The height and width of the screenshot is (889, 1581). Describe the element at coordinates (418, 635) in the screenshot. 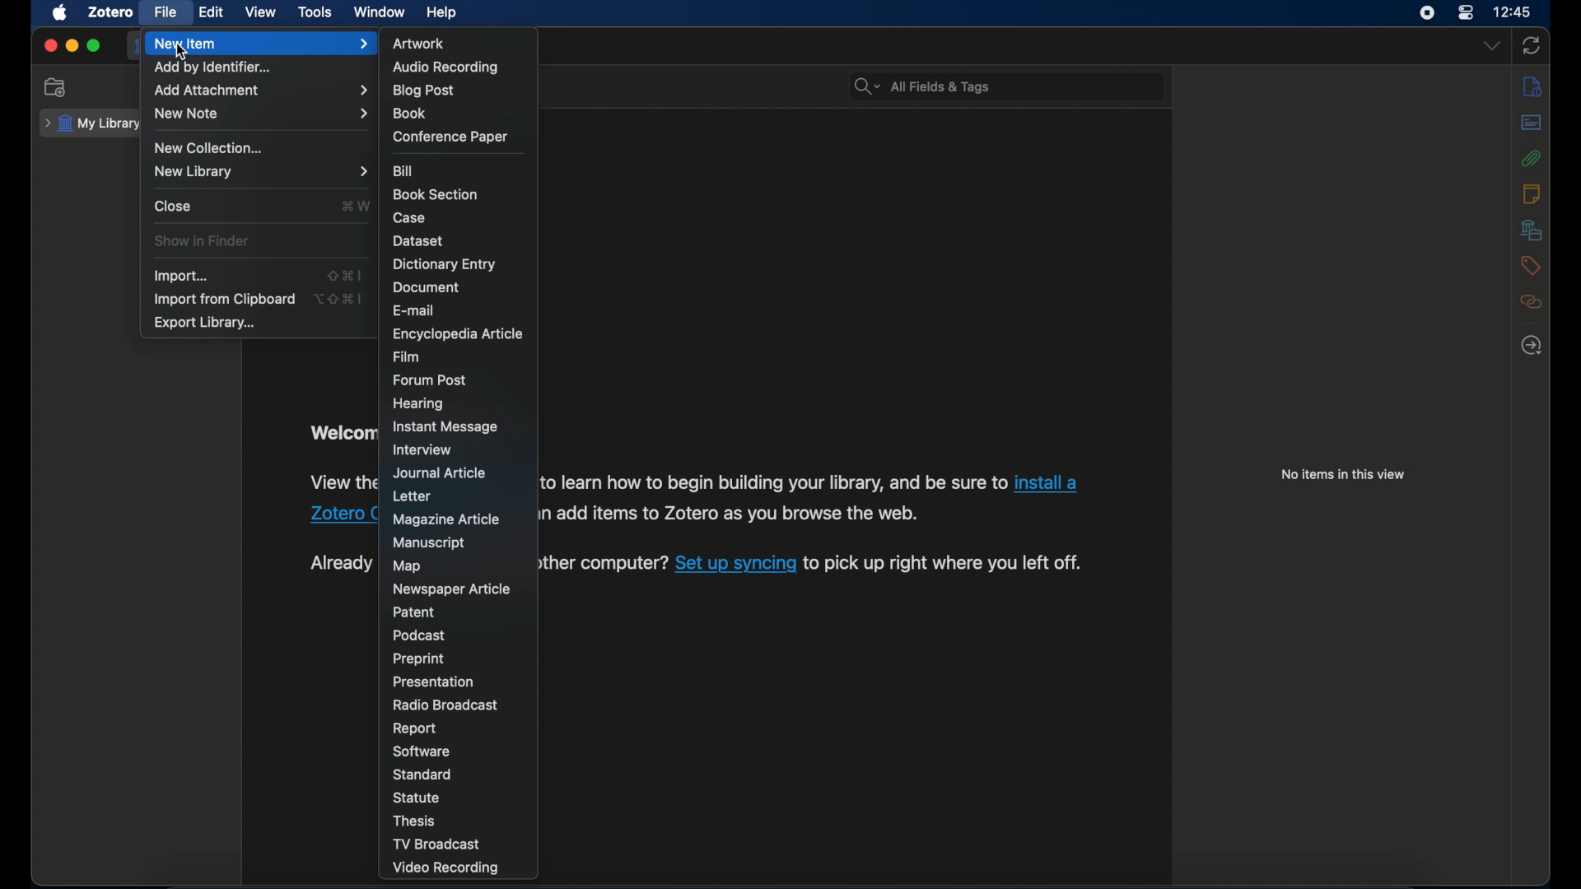

I see `podcast` at that location.